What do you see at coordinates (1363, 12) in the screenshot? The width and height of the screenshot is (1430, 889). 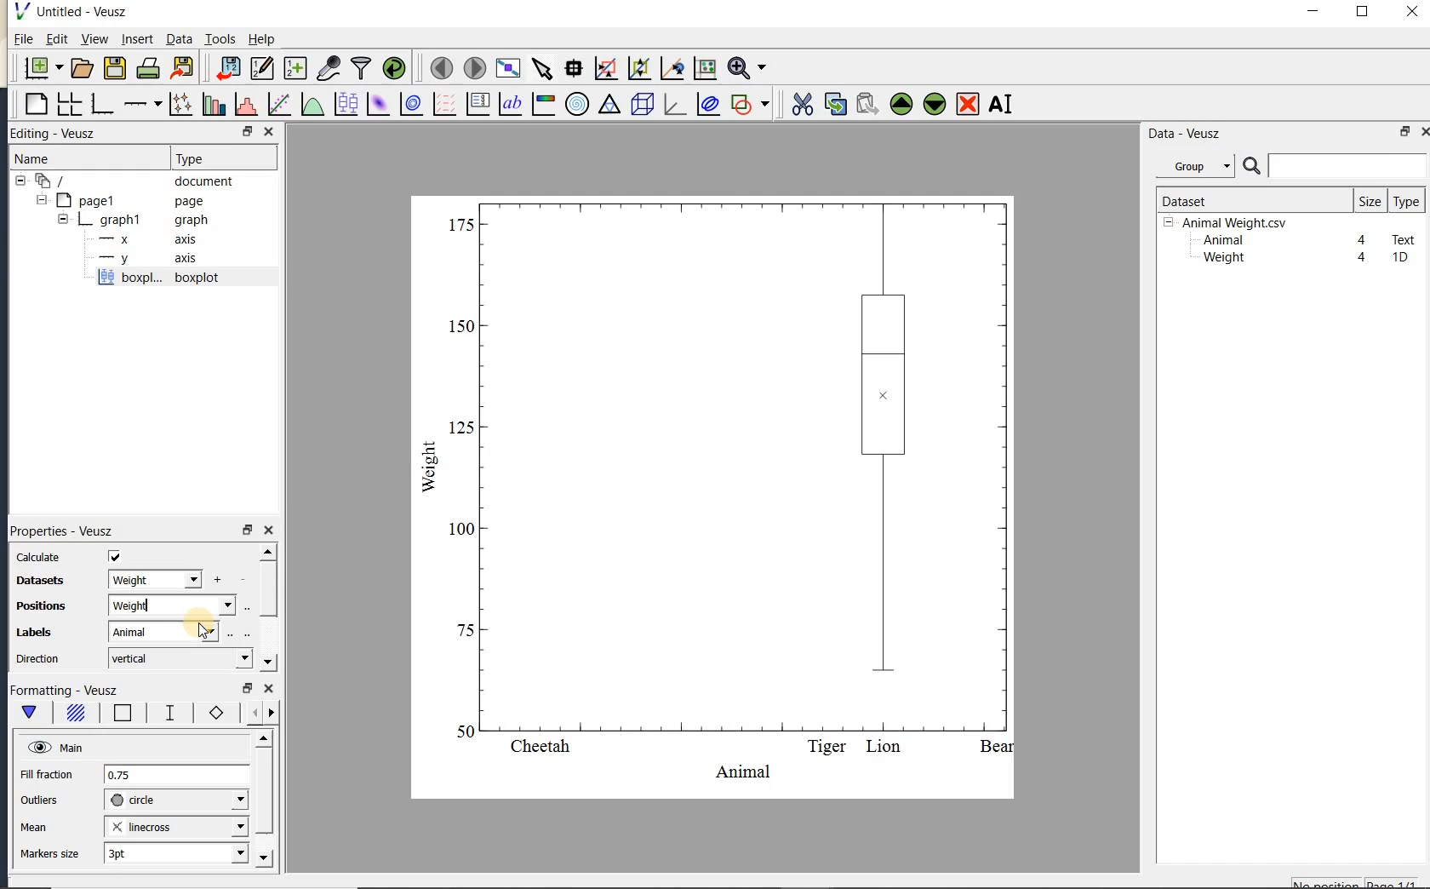 I see `maximize` at bounding box center [1363, 12].